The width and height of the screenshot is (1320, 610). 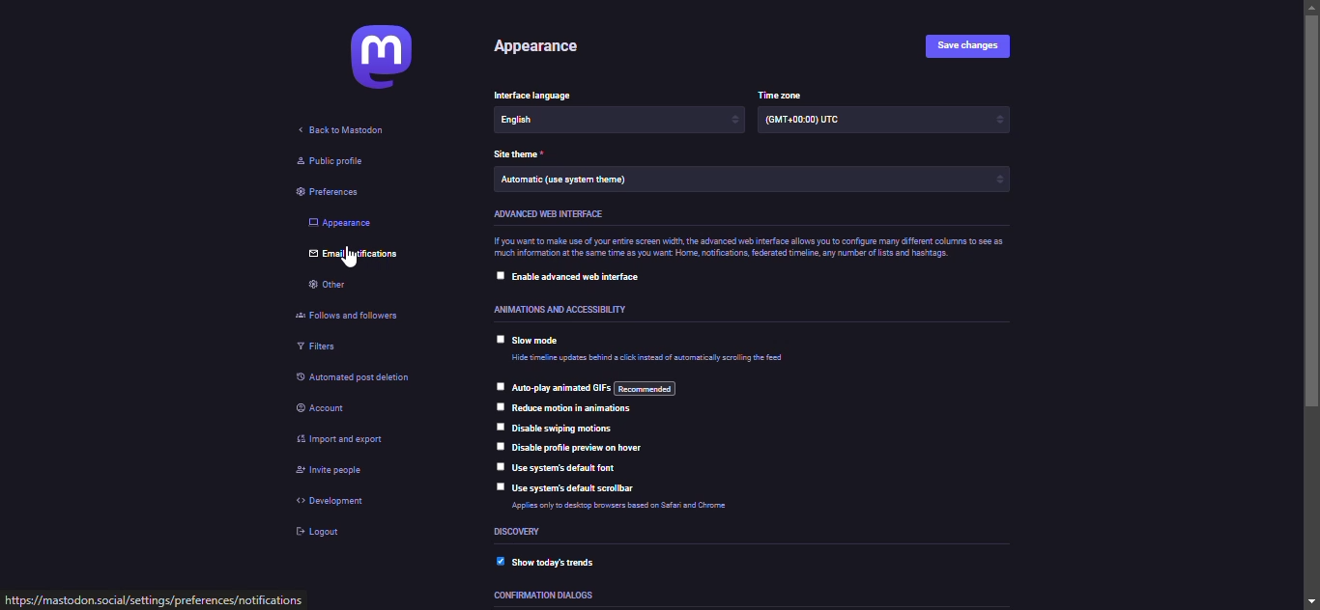 I want to click on email notifications, so click(x=363, y=257).